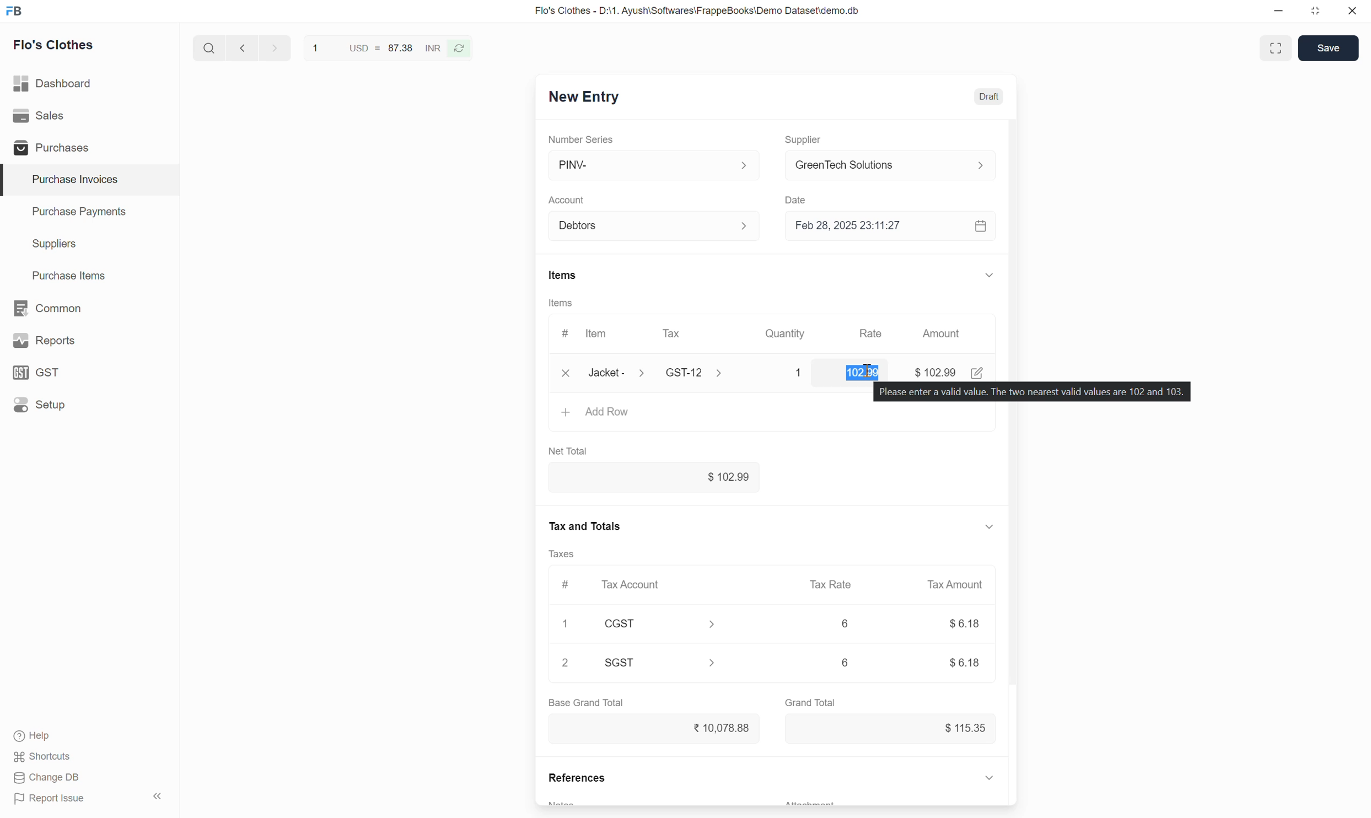 The image size is (1371, 818). Describe the element at coordinates (564, 662) in the screenshot. I see `2` at that location.